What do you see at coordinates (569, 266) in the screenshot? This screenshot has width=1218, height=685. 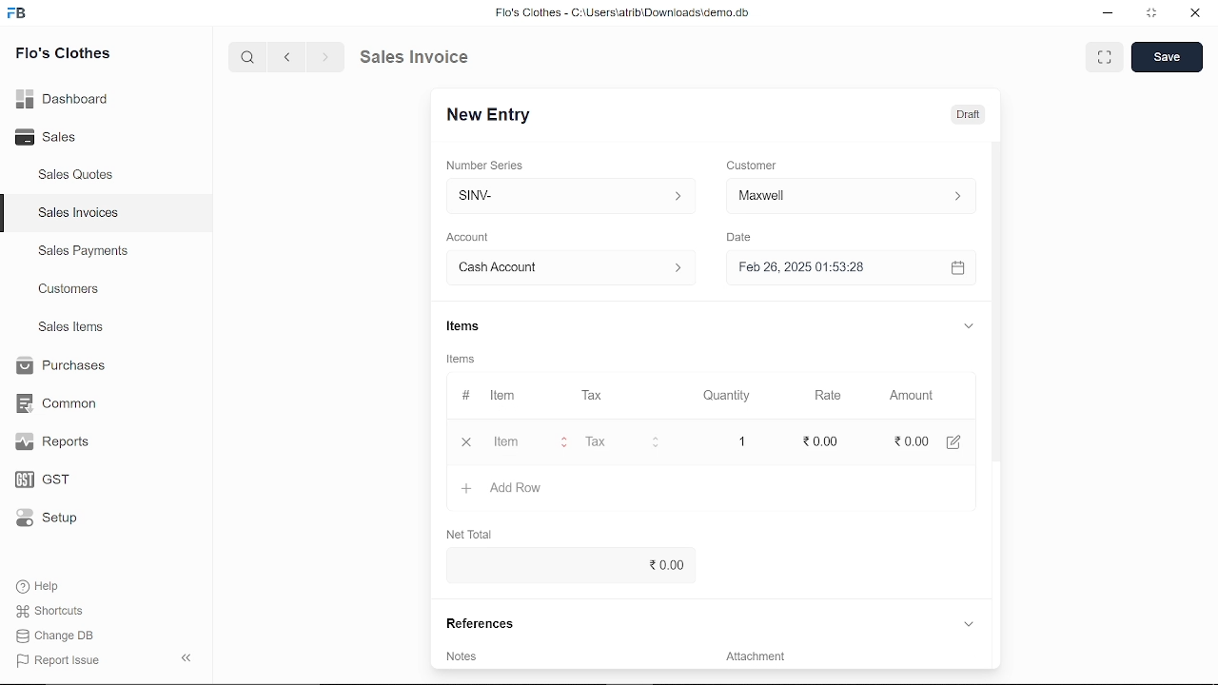 I see `Account :` at bounding box center [569, 266].